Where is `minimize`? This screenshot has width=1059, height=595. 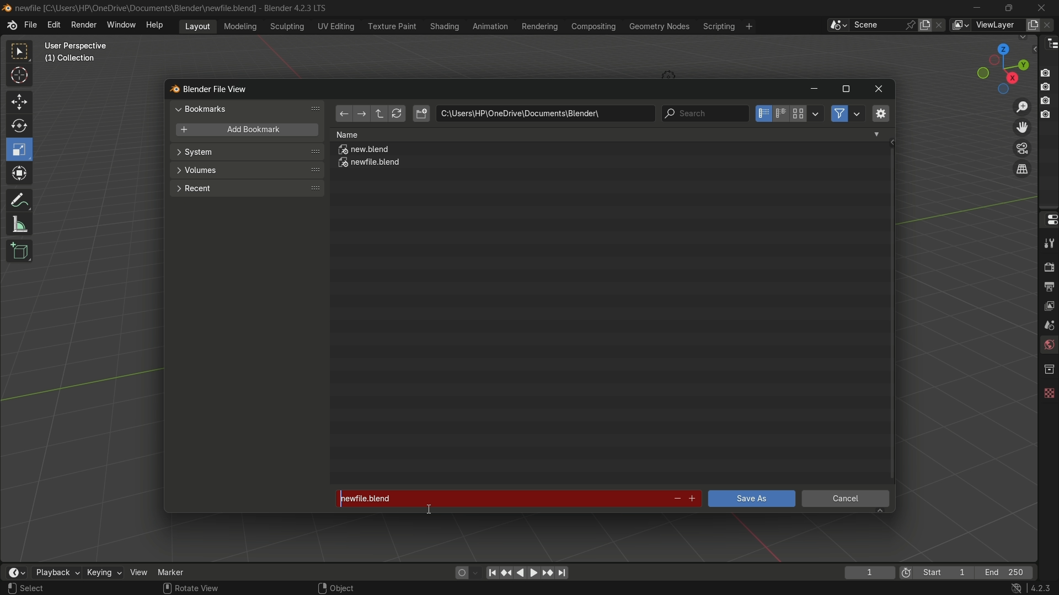 minimize is located at coordinates (977, 8).